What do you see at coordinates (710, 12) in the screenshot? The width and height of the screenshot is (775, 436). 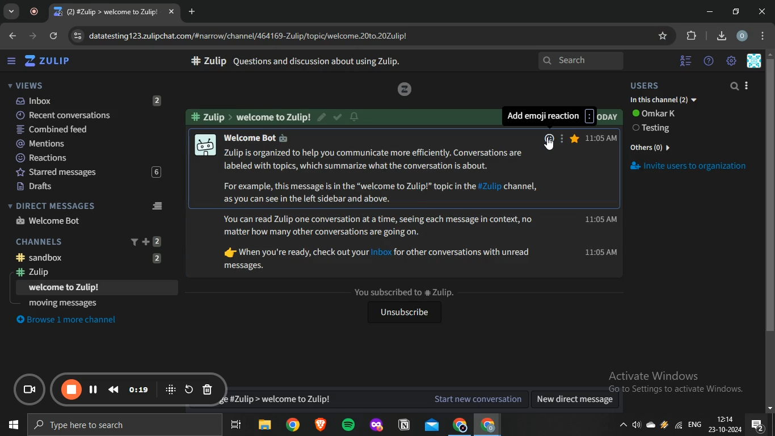 I see `minimize` at bounding box center [710, 12].